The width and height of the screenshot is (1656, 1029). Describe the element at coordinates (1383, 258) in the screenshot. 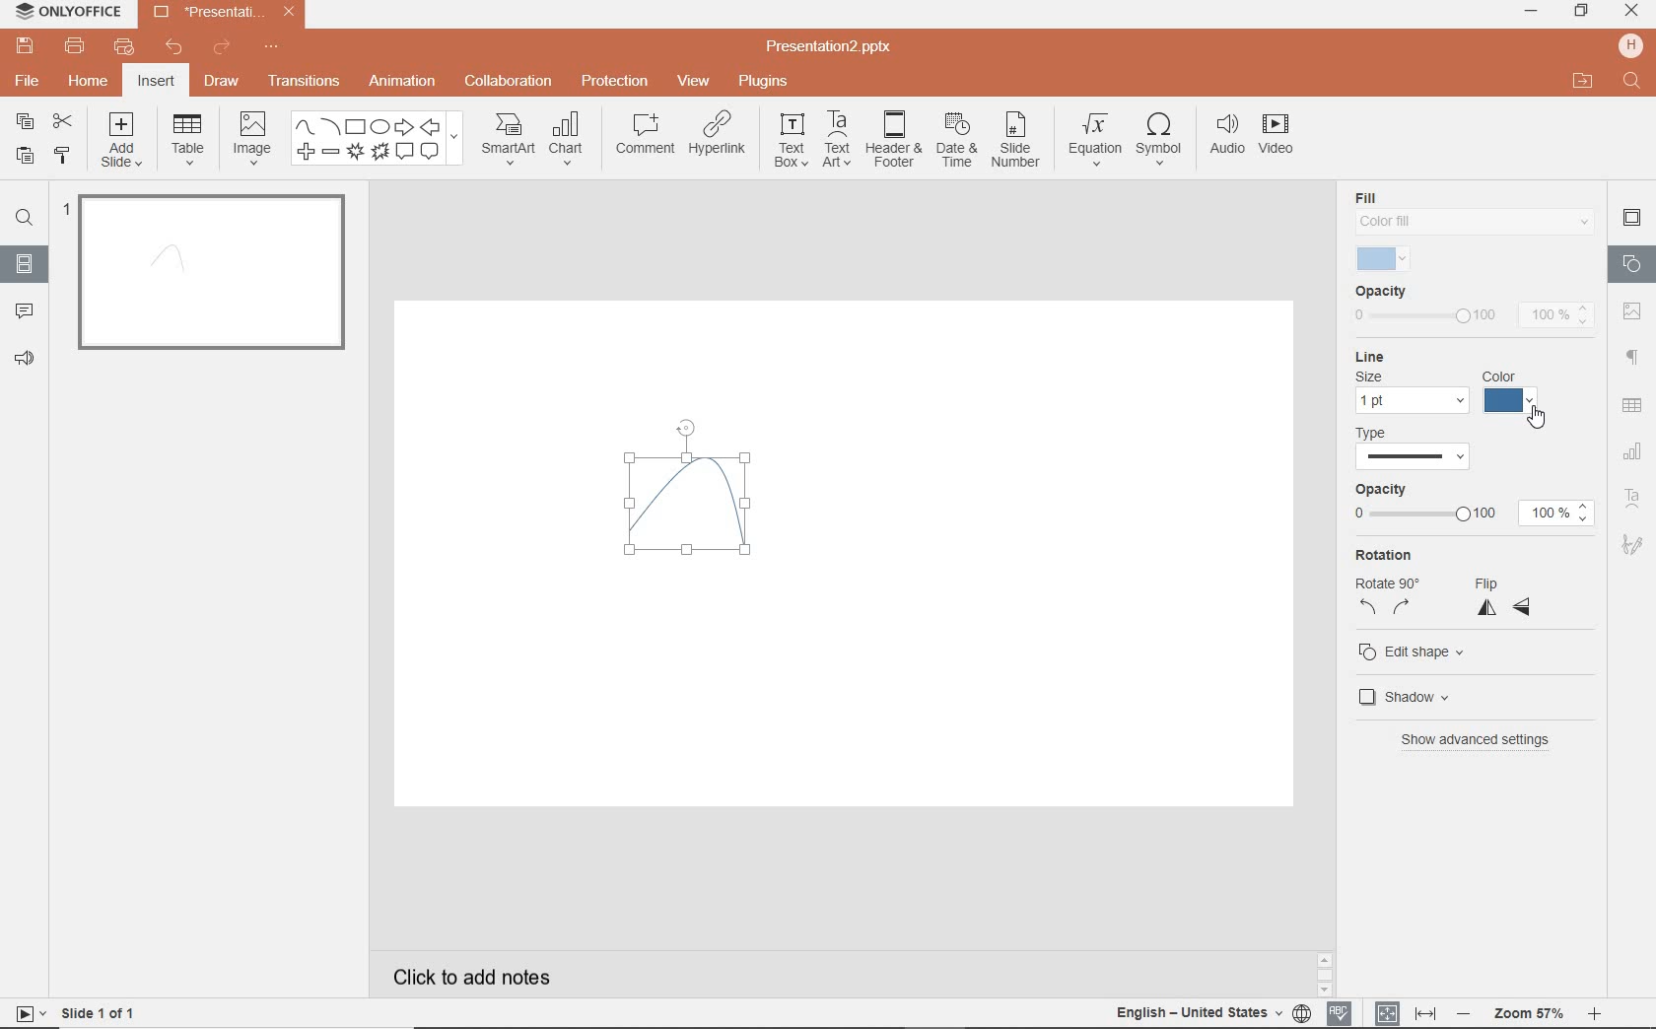

I see `selected fill color` at that location.